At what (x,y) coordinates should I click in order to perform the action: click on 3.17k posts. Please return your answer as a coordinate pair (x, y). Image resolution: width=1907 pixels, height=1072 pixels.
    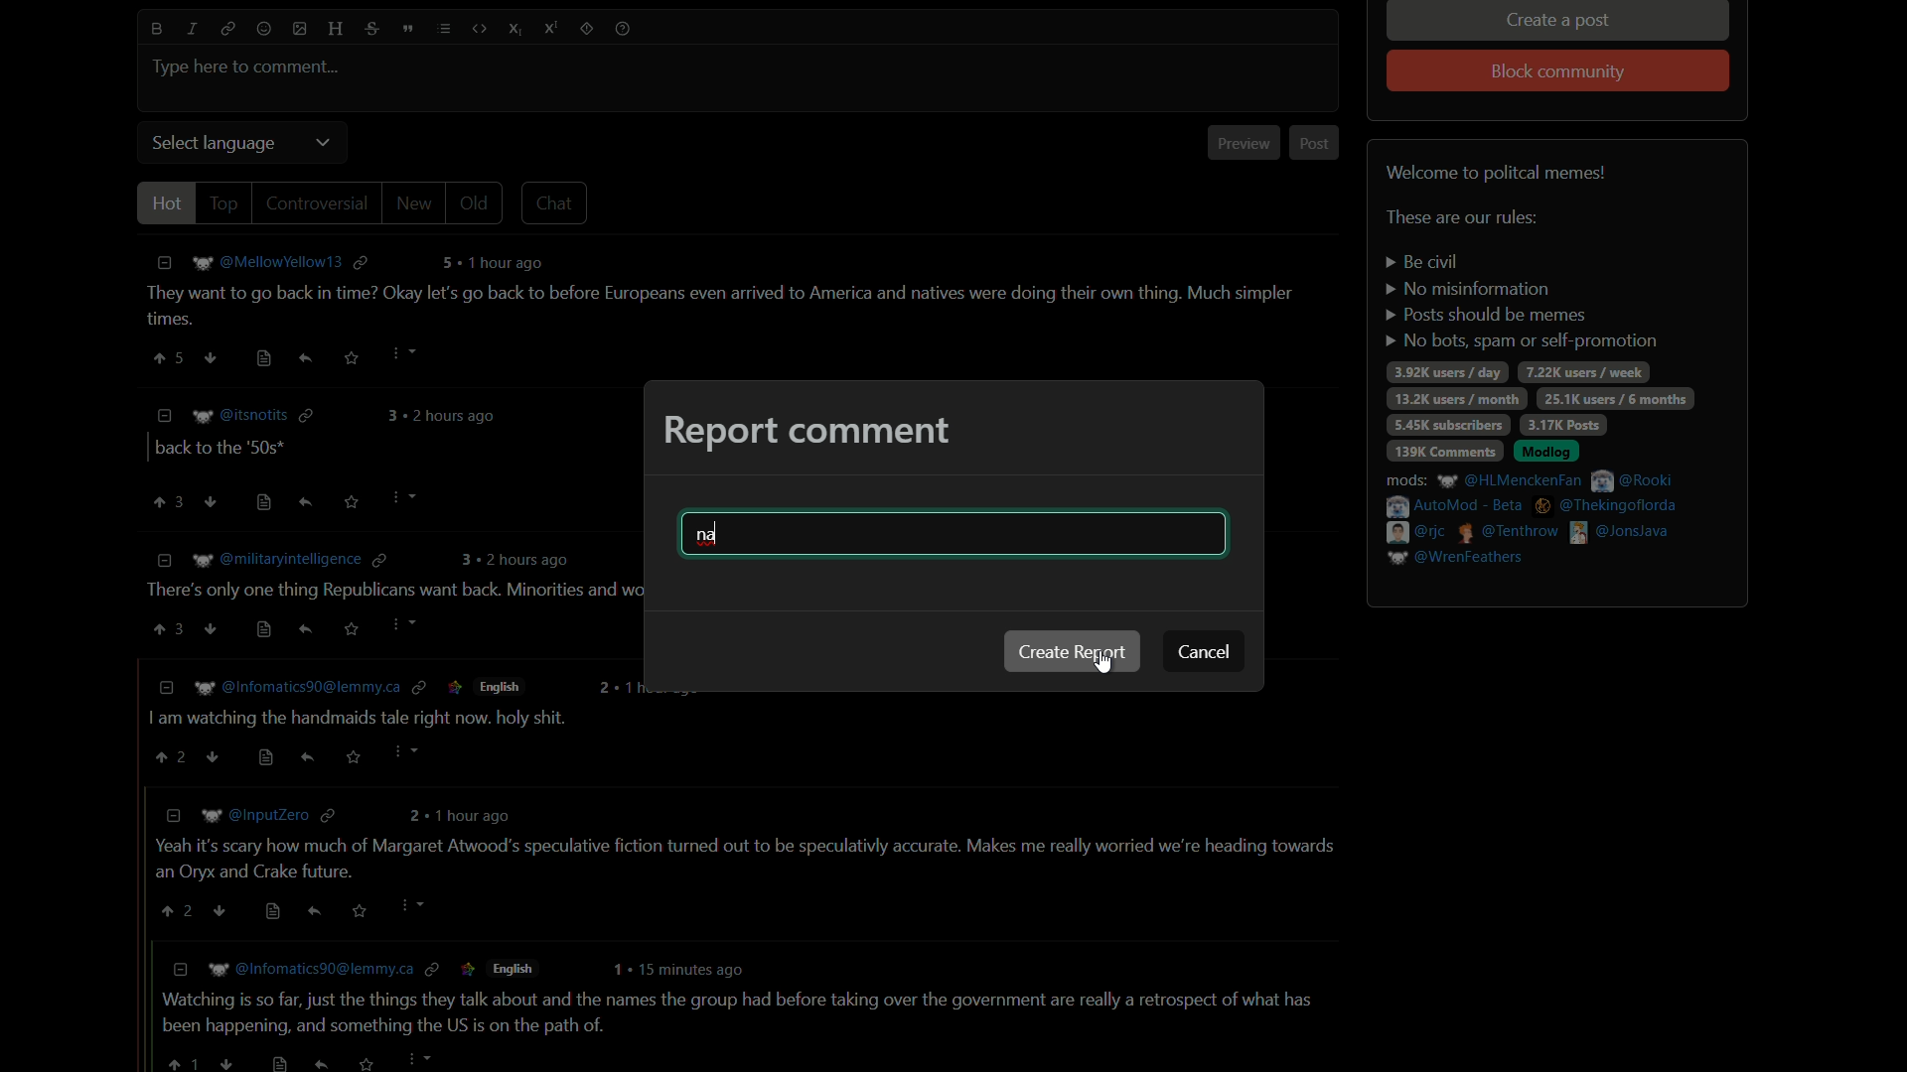
    Looking at the image, I should click on (1562, 425).